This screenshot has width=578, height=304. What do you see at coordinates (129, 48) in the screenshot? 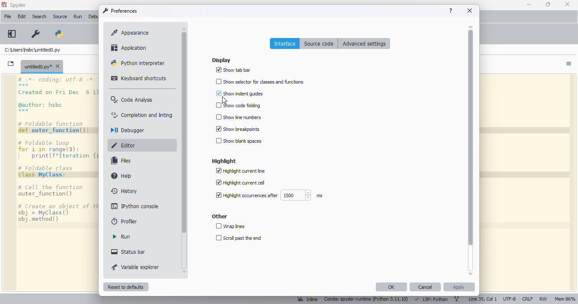
I see `application` at bounding box center [129, 48].